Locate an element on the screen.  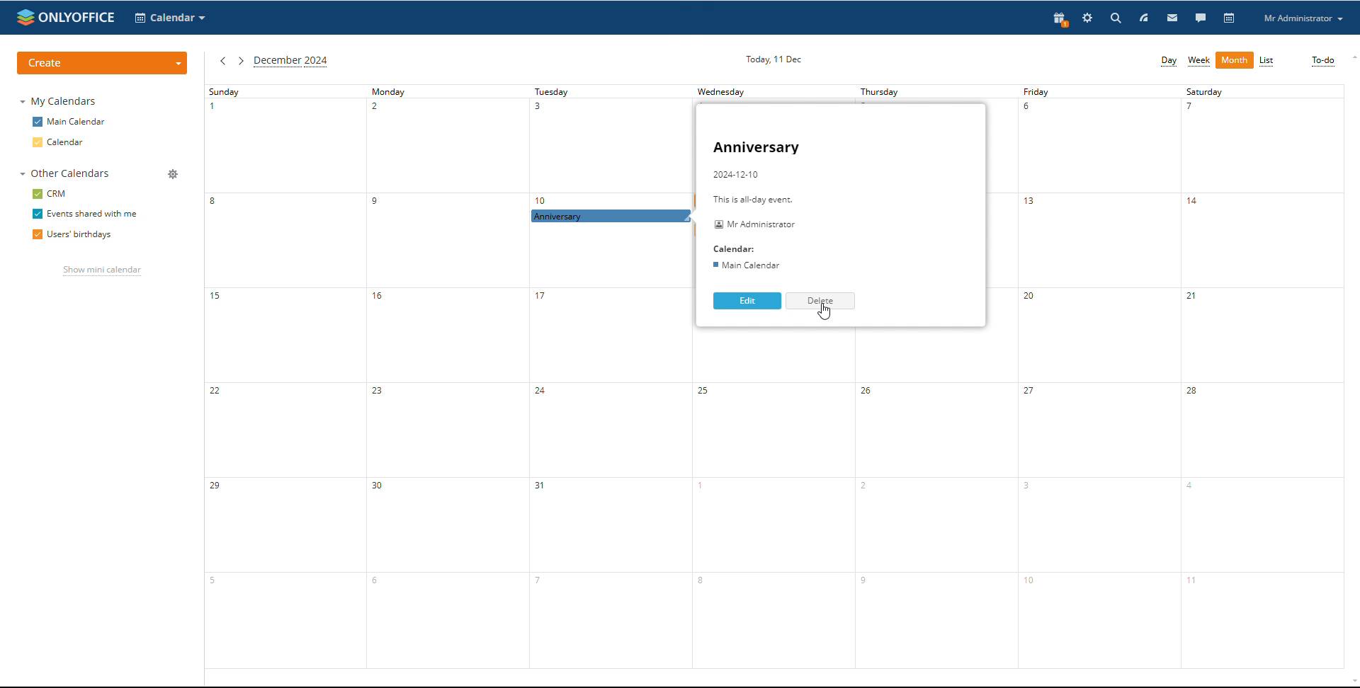
to-do is located at coordinates (1323, 62).